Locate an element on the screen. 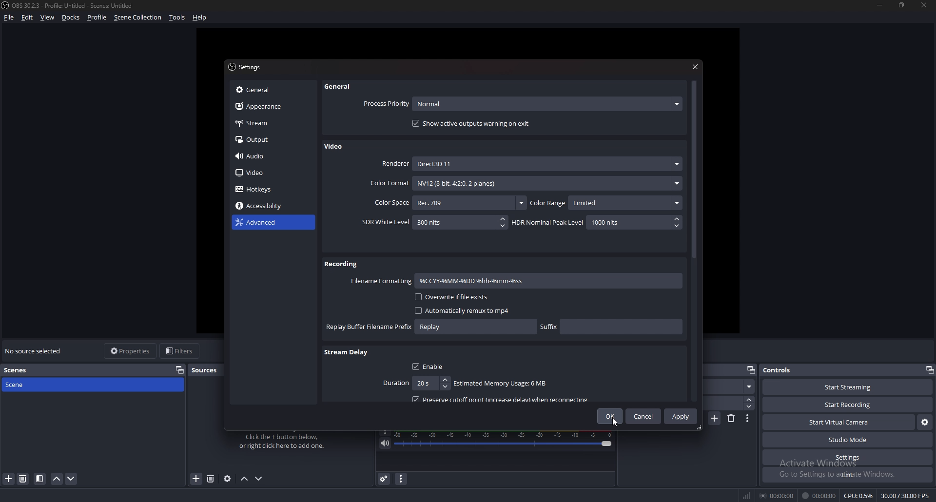 The width and height of the screenshot is (936, 502). Estimated memory usage : 6mb is located at coordinates (499, 384).